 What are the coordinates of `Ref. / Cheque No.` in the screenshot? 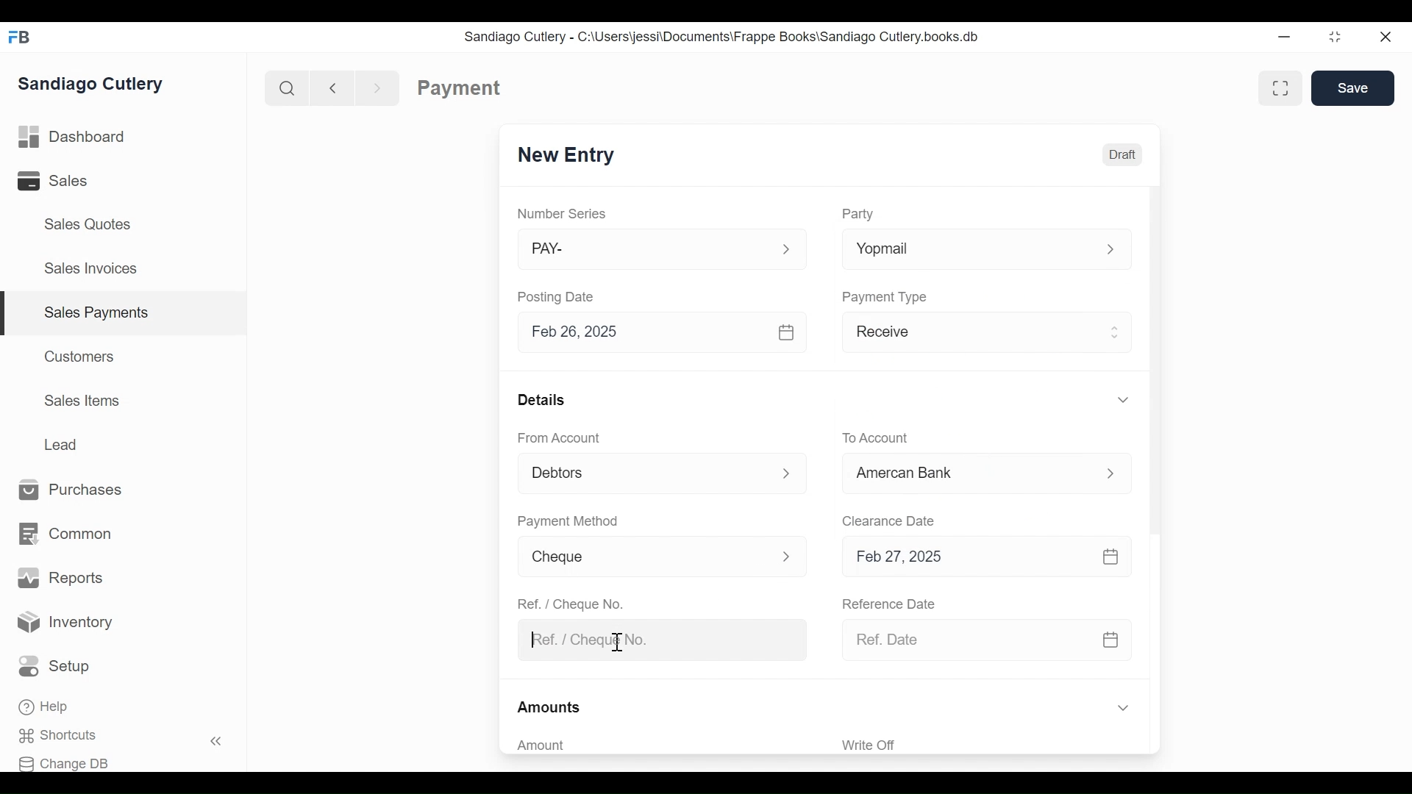 It's located at (655, 641).